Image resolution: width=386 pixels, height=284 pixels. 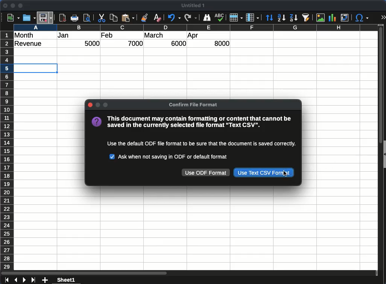 What do you see at coordinates (146, 18) in the screenshot?
I see `clone formatting` at bounding box center [146, 18].